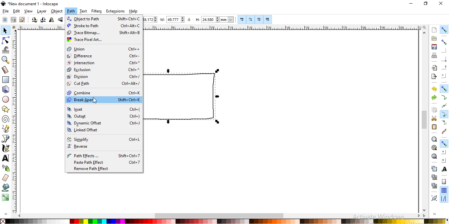  What do you see at coordinates (103, 156) in the screenshot?
I see `path effects` at bounding box center [103, 156].